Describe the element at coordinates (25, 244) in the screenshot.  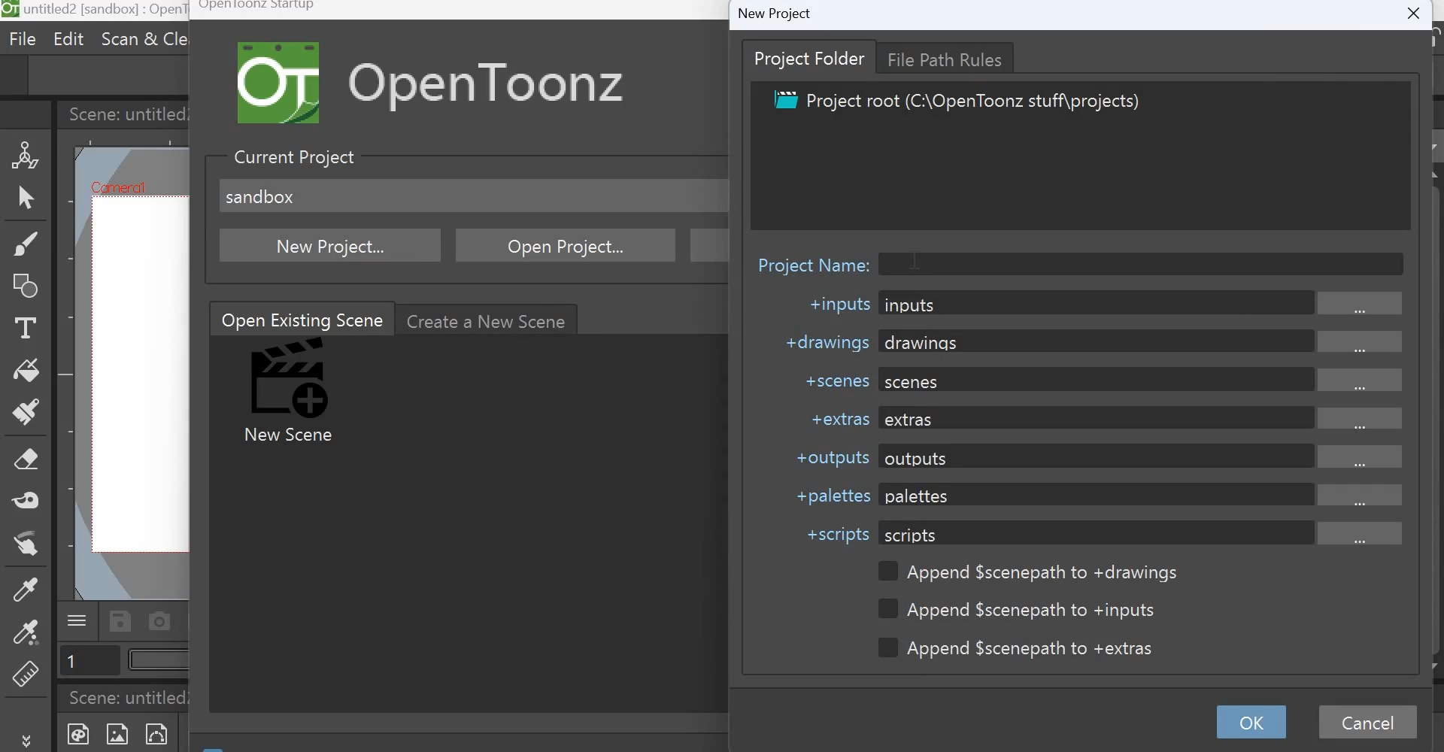
I see `Brush tool` at that location.